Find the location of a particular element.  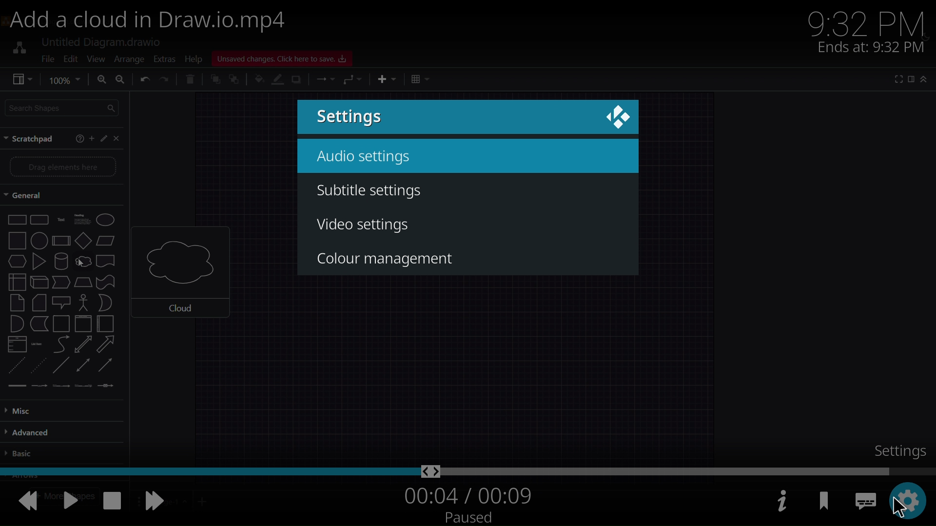

pause is located at coordinates (72, 499).